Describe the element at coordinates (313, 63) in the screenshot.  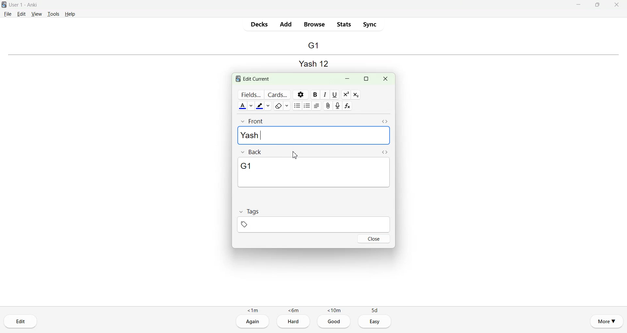
I see `Front file name` at that location.